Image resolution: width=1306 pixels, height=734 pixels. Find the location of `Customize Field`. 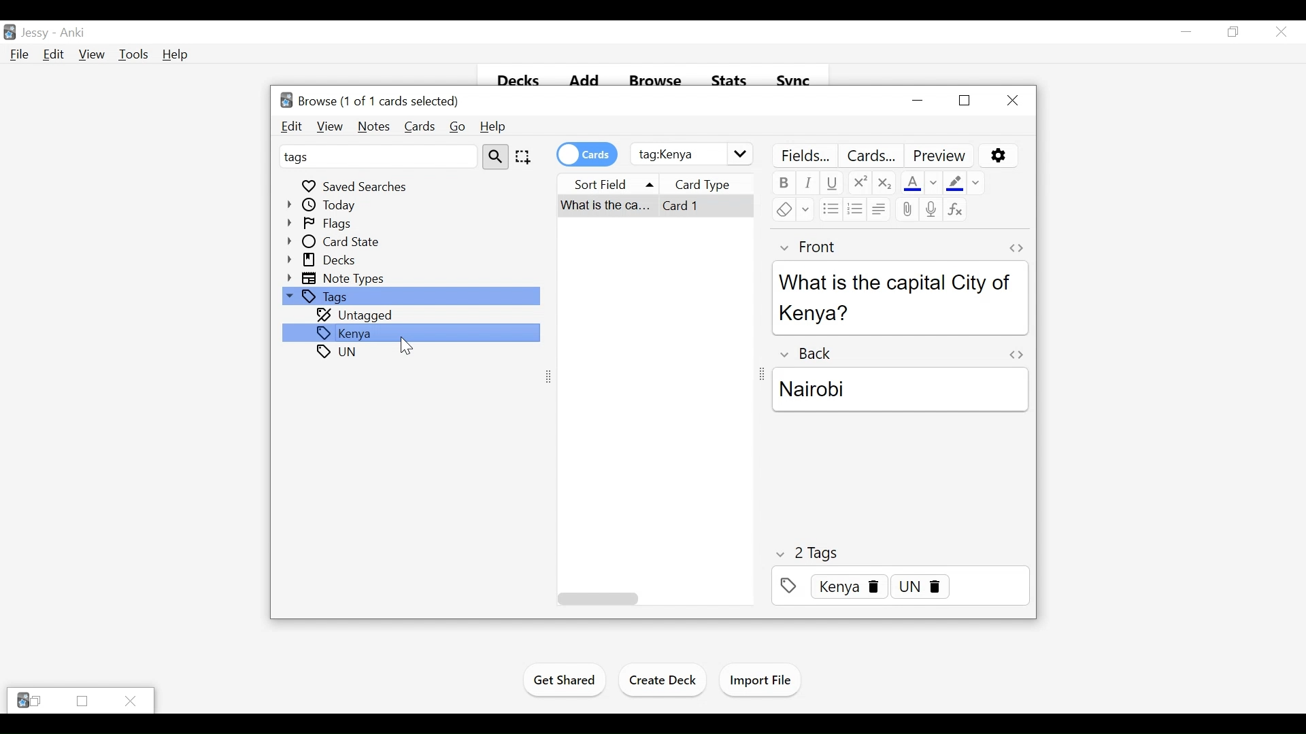

Customize Field is located at coordinates (805, 156).